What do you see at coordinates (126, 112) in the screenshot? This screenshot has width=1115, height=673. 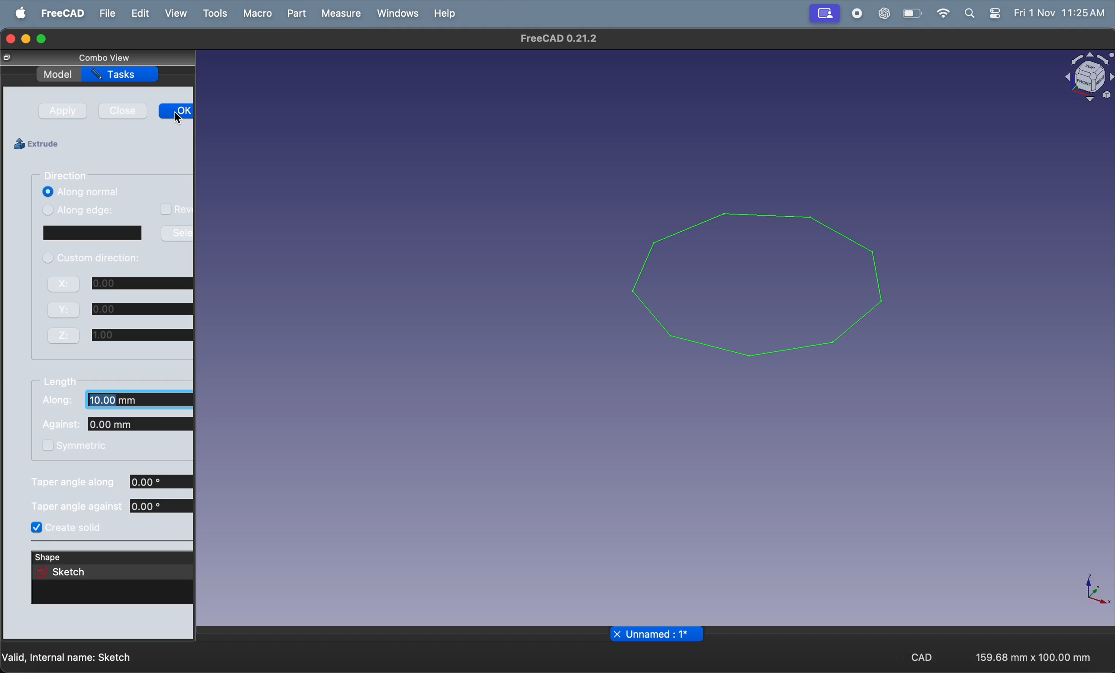 I see `close` at bounding box center [126, 112].